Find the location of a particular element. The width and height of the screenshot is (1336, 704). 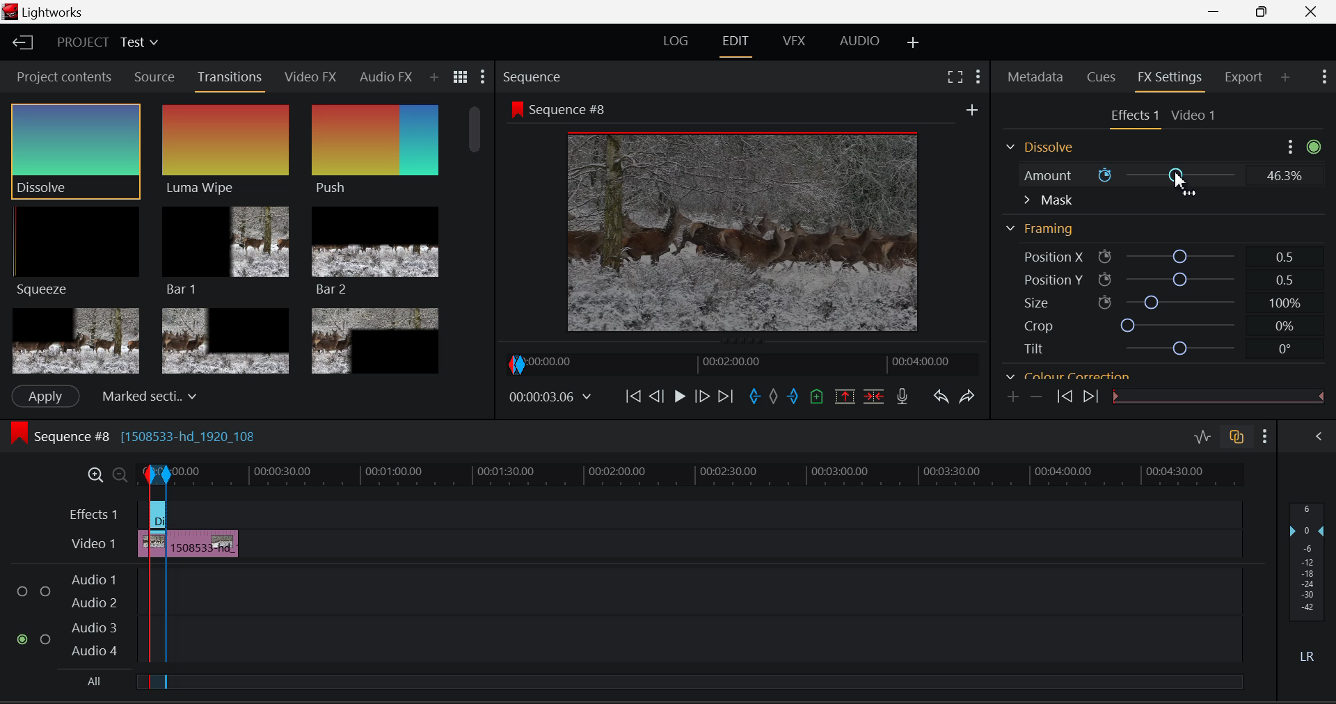

Metadata is located at coordinates (1035, 78).